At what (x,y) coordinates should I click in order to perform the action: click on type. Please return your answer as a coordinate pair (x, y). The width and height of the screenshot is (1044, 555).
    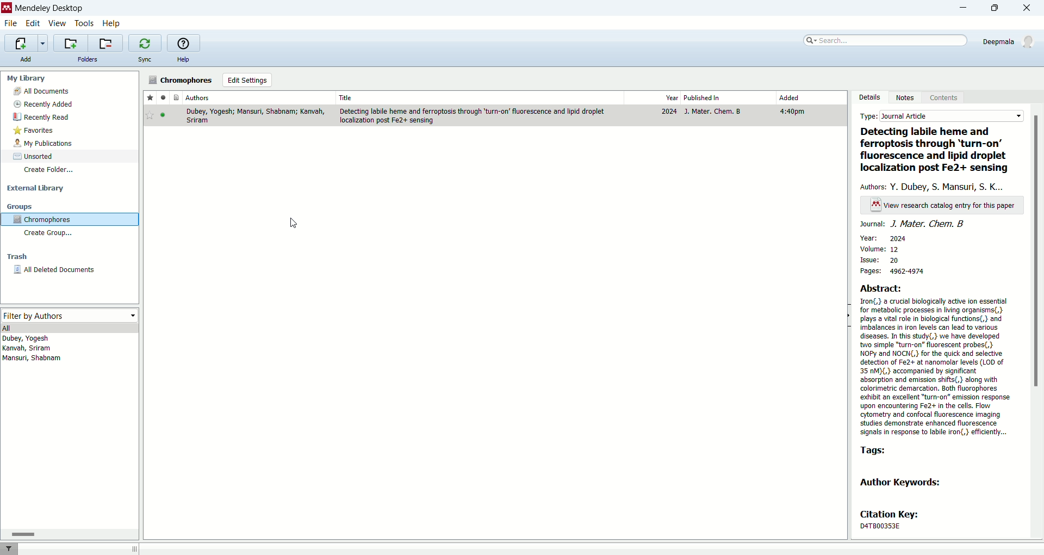
    Looking at the image, I should click on (942, 117).